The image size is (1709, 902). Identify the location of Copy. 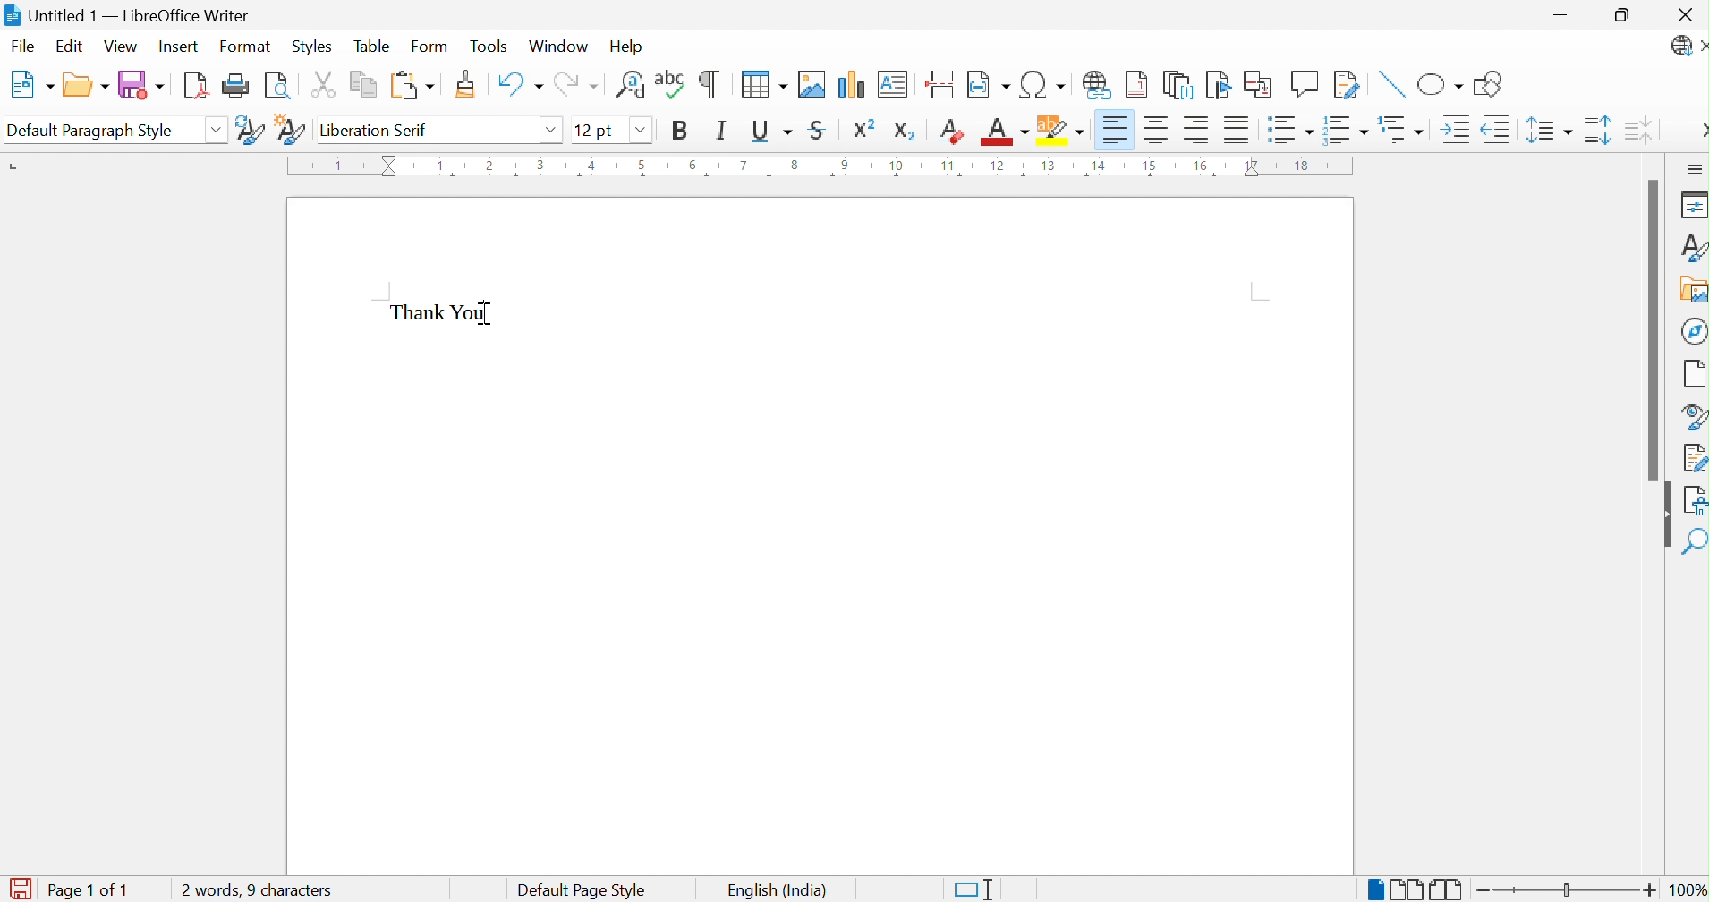
(361, 84).